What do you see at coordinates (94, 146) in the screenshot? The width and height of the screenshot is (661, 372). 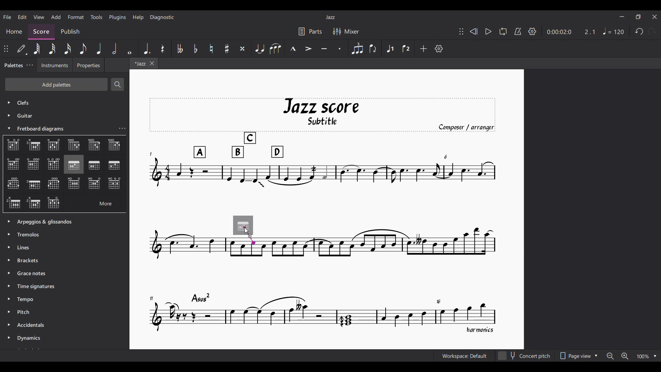 I see `Chart5` at bounding box center [94, 146].